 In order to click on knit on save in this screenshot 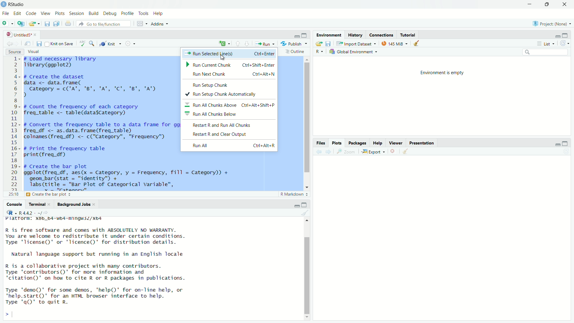, I will do `click(60, 44)`.